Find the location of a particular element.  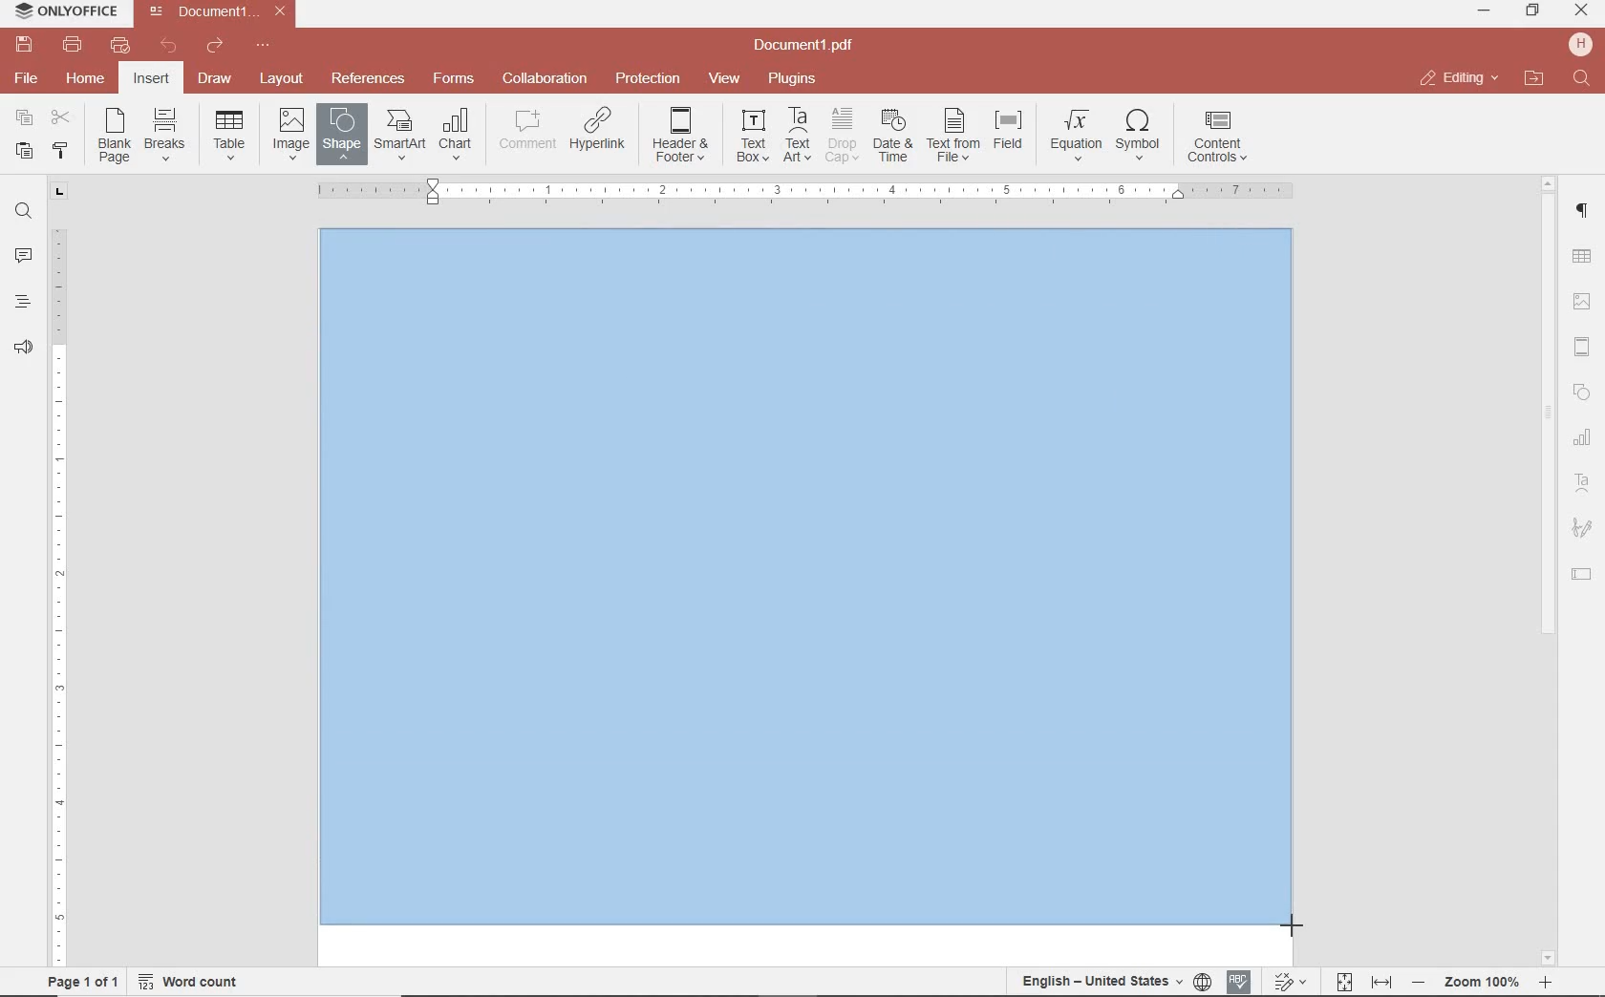

set document language is located at coordinates (1114, 981).